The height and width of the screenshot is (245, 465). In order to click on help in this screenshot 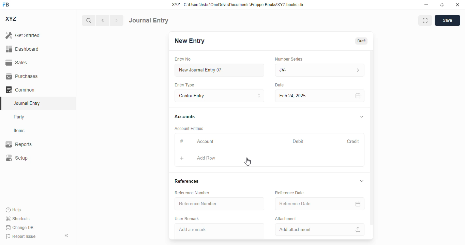, I will do `click(14, 210)`.